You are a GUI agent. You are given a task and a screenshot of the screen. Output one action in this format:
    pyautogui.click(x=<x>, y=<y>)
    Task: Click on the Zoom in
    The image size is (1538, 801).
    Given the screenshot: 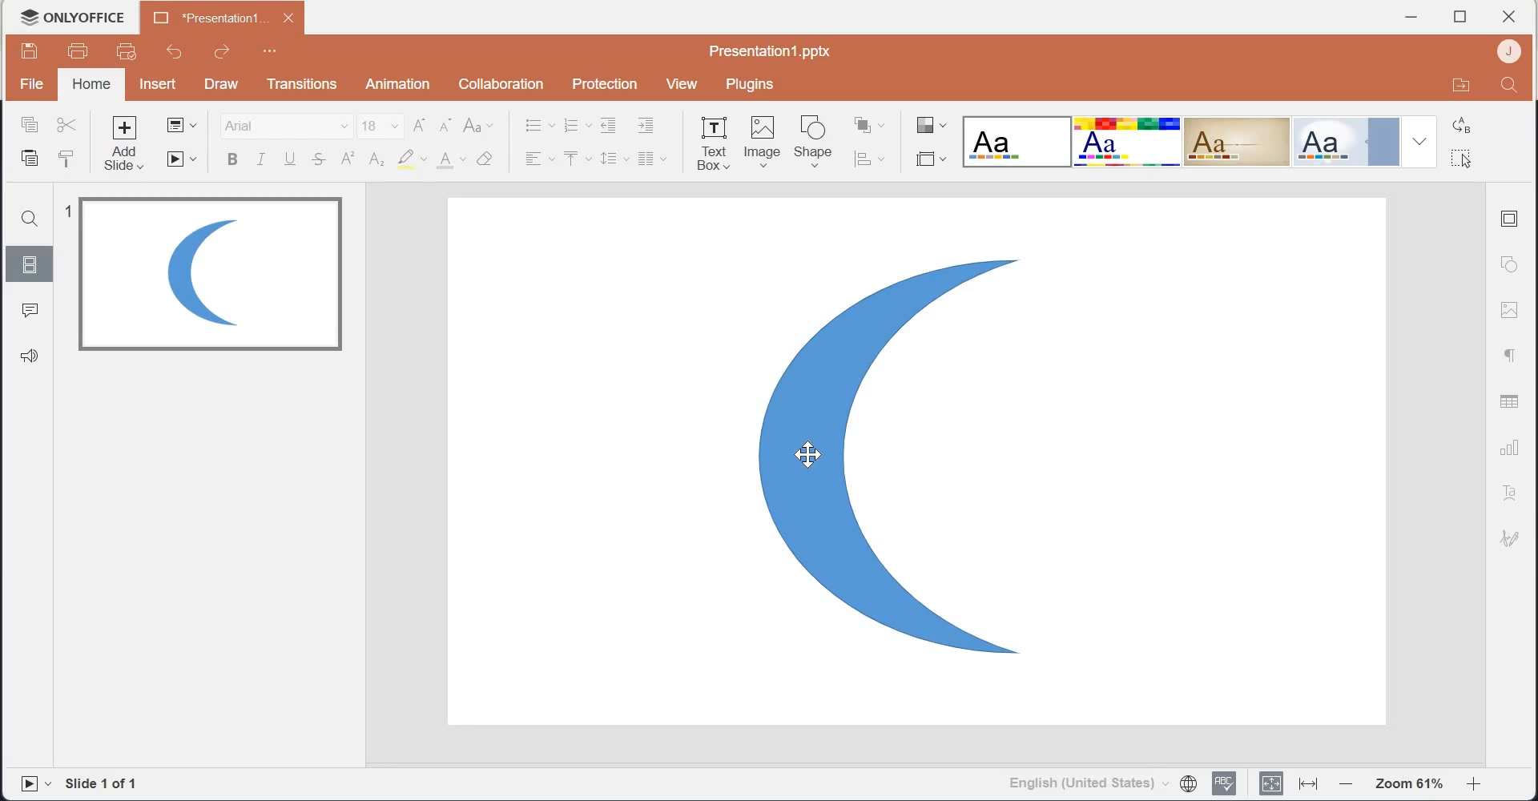 What is the action you would take?
    pyautogui.click(x=1480, y=785)
    